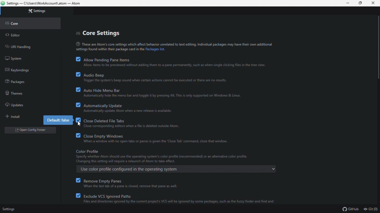 The width and height of the screenshot is (380, 213). Describe the element at coordinates (132, 124) in the screenshot. I see `close deleted file tabs` at that location.